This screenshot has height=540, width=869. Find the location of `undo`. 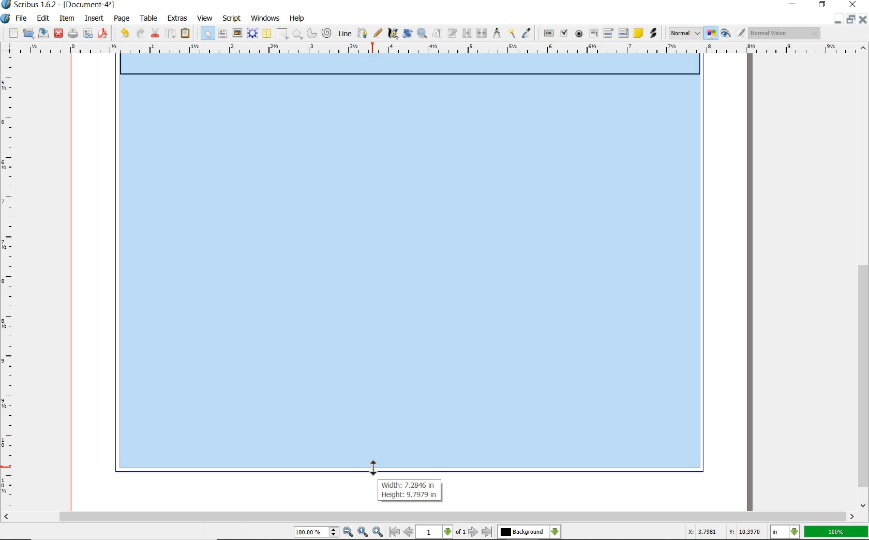

undo is located at coordinates (123, 33).